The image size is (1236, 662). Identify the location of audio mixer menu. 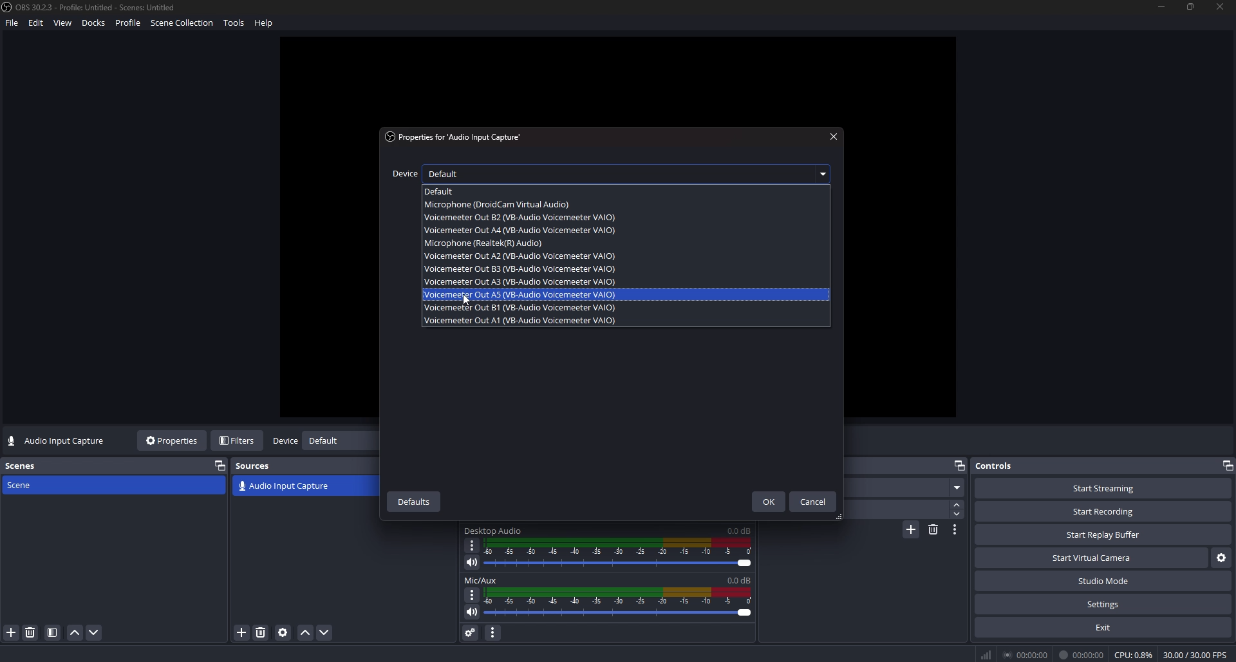
(494, 632).